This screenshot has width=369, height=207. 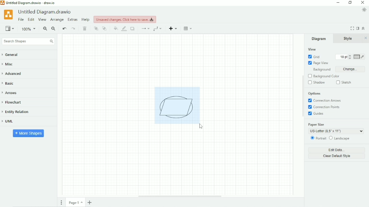 What do you see at coordinates (29, 133) in the screenshot?
I see `More shapes` at bounding box center [29, 133].